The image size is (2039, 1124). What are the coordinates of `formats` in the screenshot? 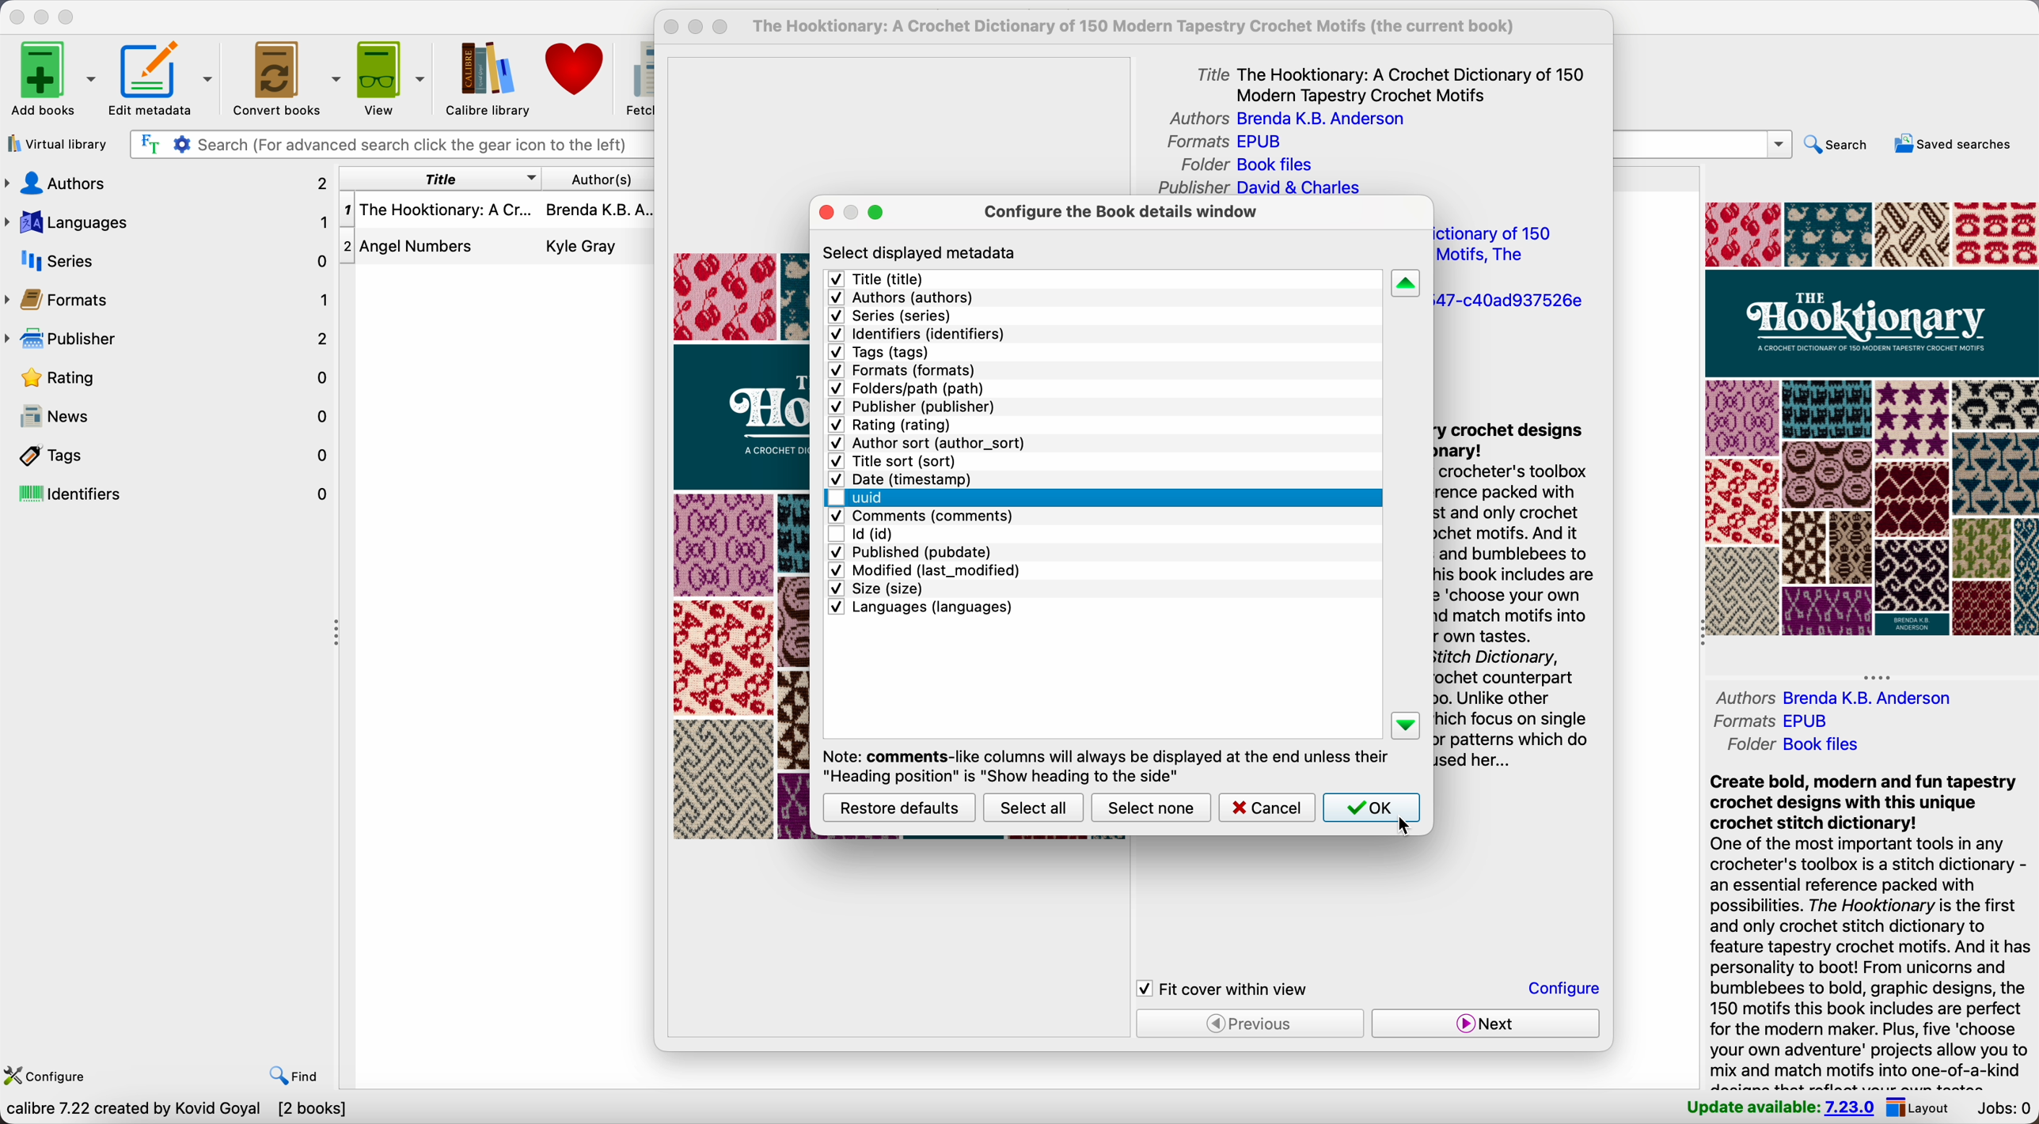 It's located at (905, 369).